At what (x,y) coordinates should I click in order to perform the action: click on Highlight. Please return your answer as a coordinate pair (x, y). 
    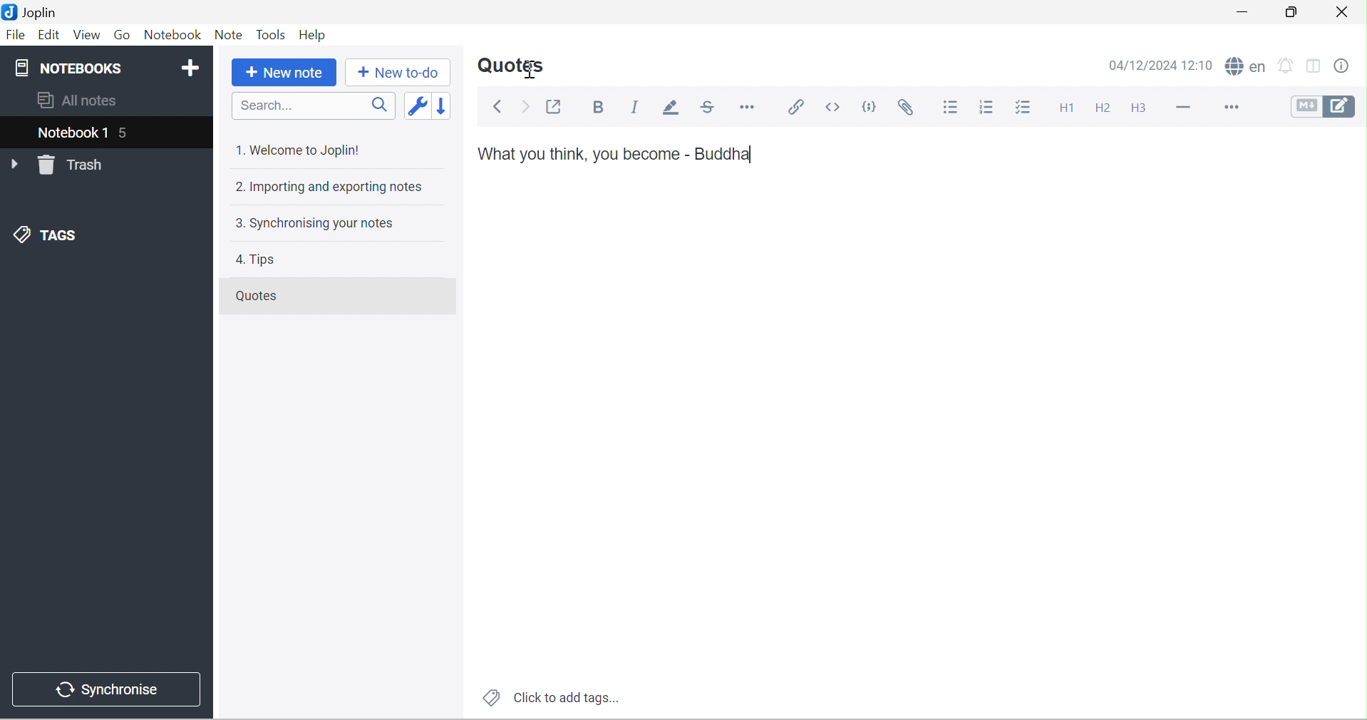
    Looking at the image, I should click on (672, 110).